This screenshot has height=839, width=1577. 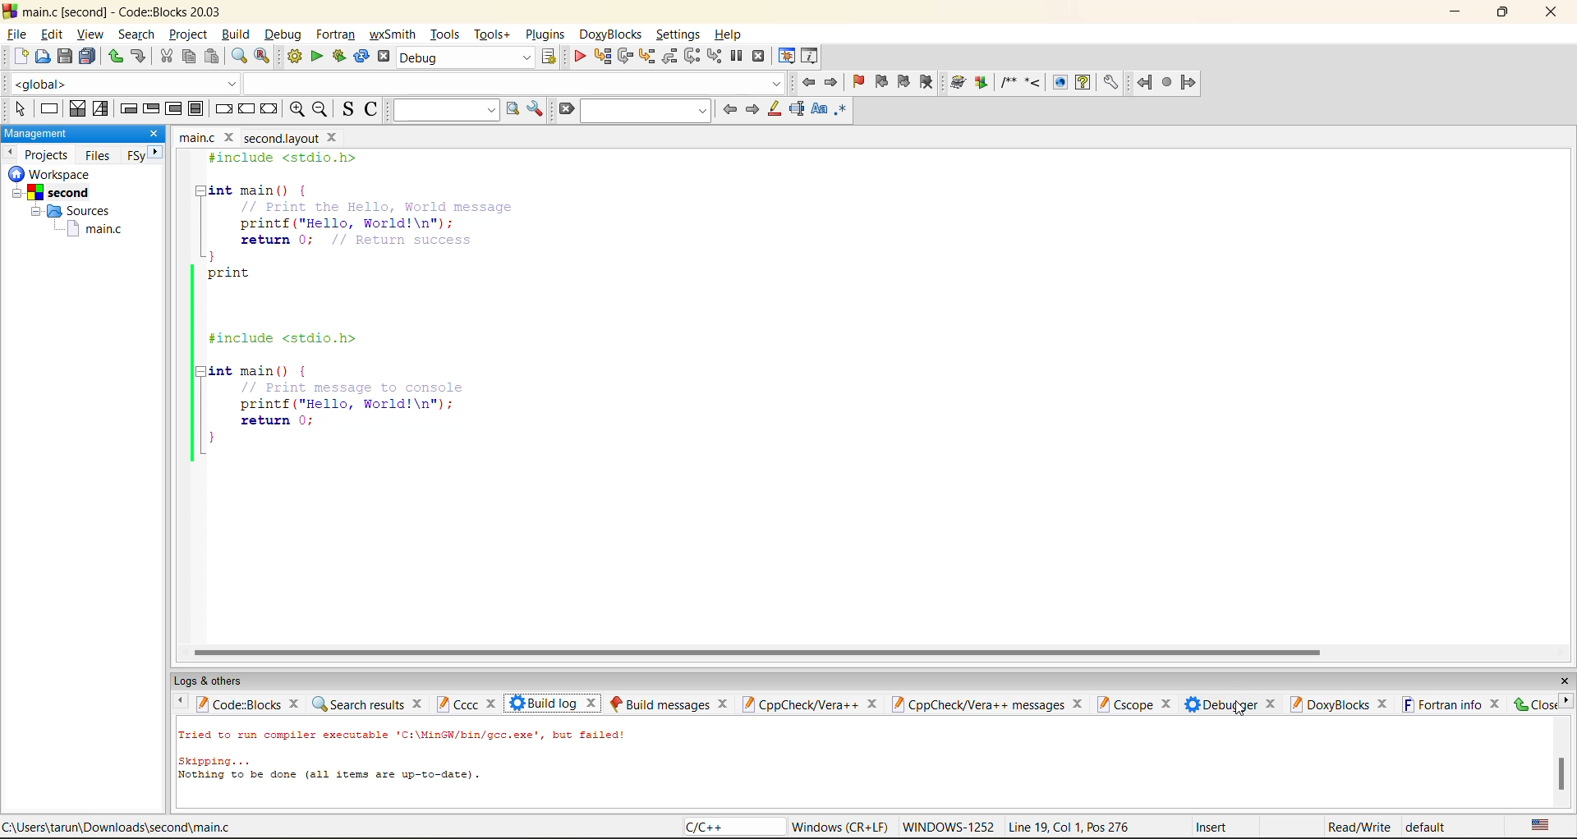 I want to click on debugger, so click(x=1230, y=705).